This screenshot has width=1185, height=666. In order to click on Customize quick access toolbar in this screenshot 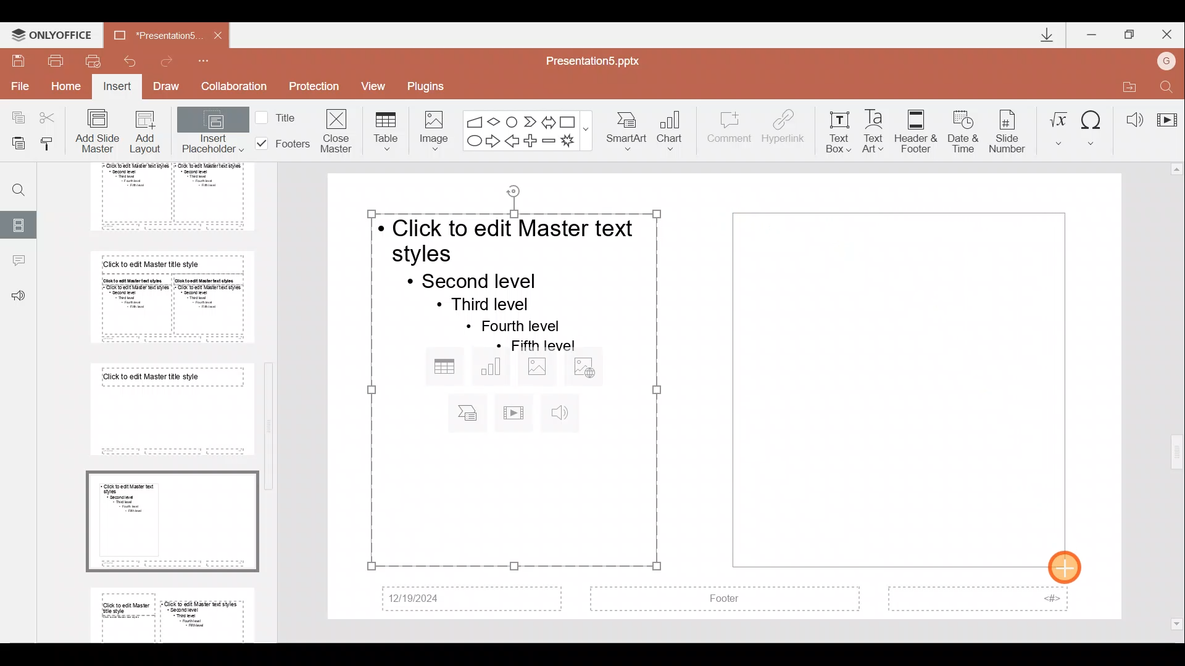, I will do `click(212, 60)`.